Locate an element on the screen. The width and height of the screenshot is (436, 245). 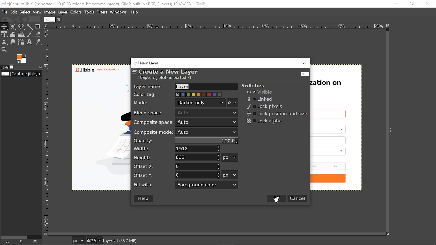
Fill with color is located at coordinates (207, 185).